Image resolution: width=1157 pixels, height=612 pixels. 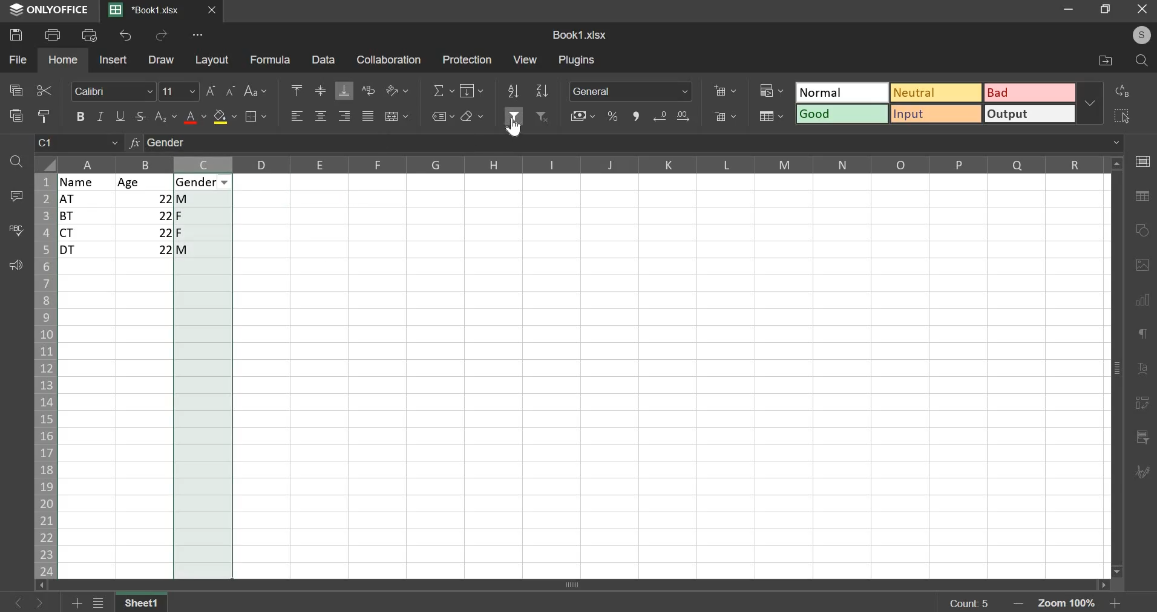 What do you see at coordinates (145, 182) in the screenshot?
I see `age` at bounding box center [145, 182].